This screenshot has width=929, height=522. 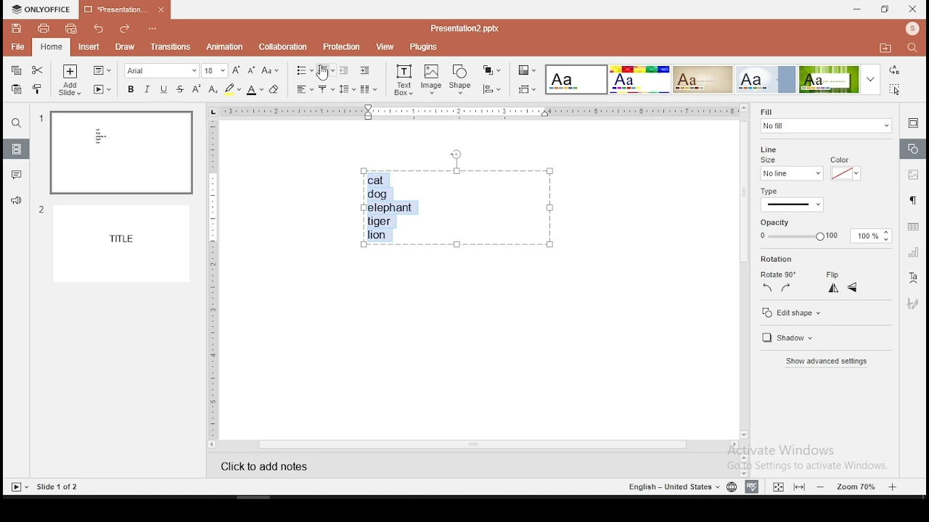 What do you see at coordinates (42, 9) in the screenshot?
I see `icon` at bounding box center [42, 9].